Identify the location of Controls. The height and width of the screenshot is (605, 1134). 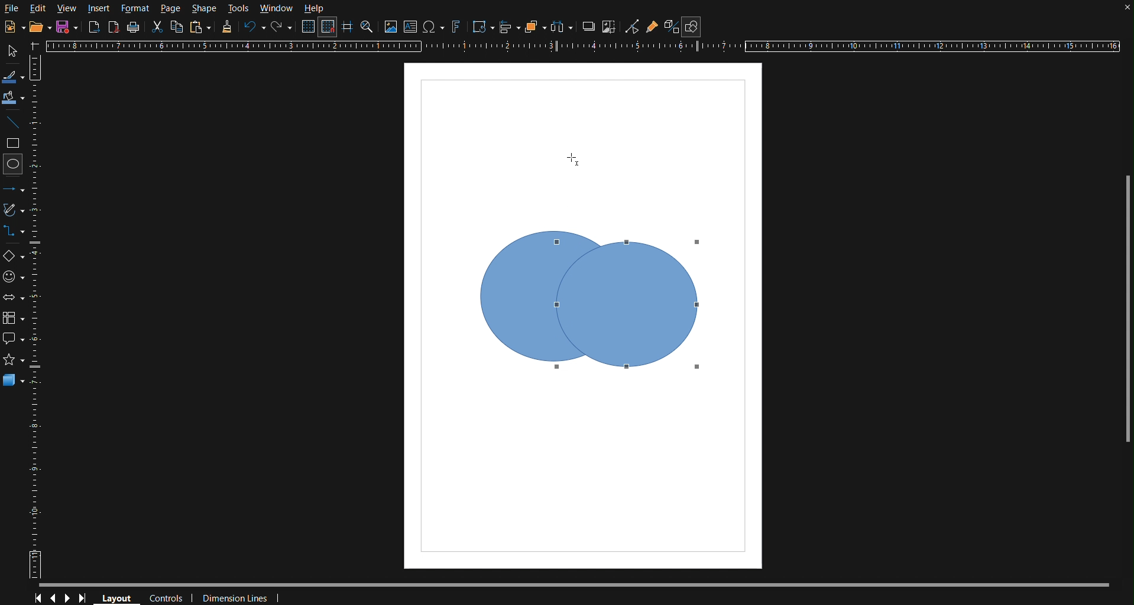
(61, 597).